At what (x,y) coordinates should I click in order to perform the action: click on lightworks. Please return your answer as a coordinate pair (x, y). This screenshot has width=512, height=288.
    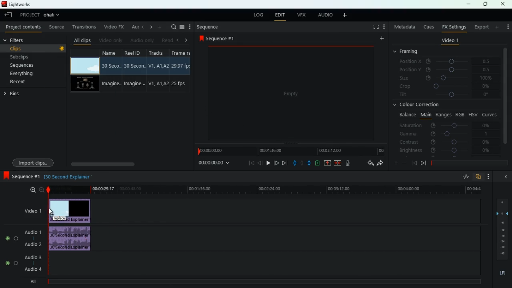
    Looking at the image, I should click on (17, 4).